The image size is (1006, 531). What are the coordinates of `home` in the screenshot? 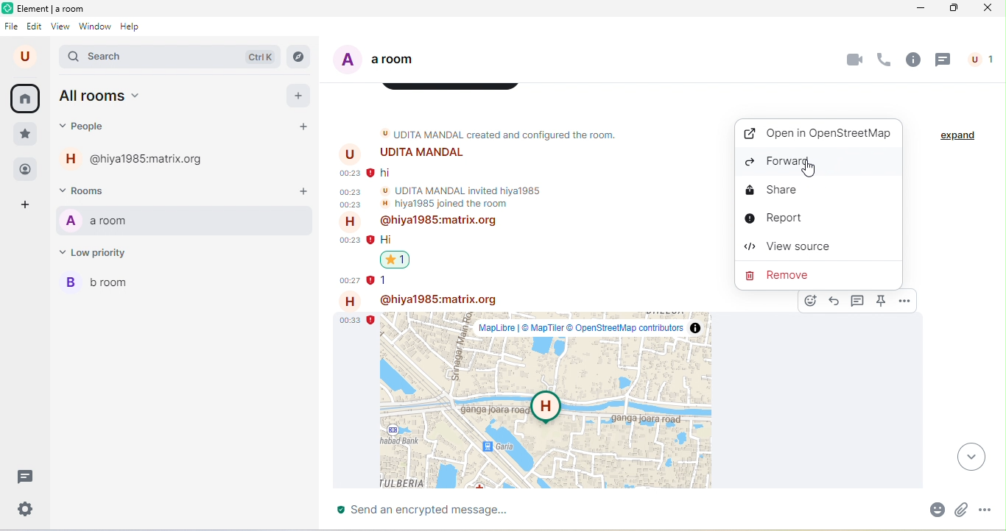 It's located at (25, 99).